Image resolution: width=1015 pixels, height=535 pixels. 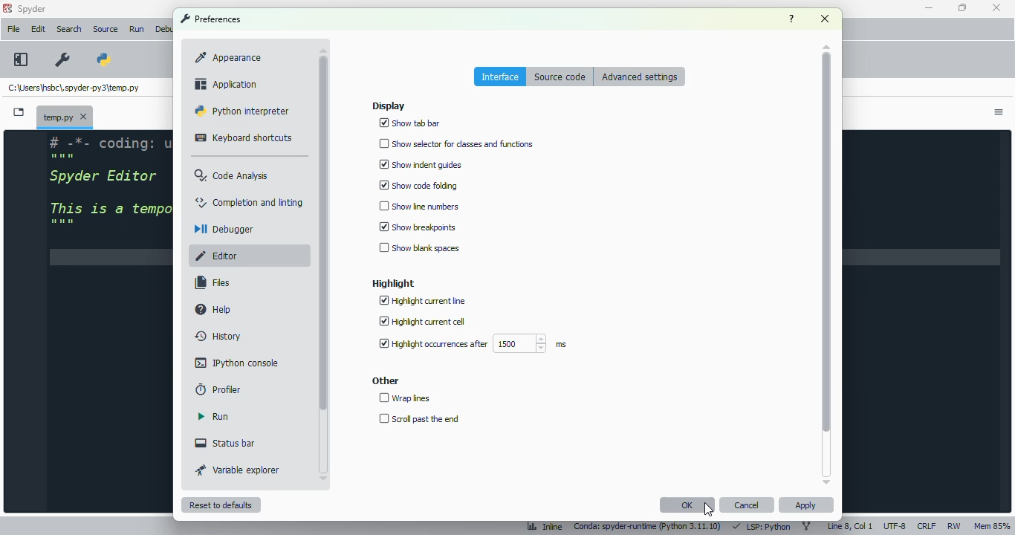 What do you see at coordinates (321, 235) in the screenshot?
I see `scrollbar` at bounding box center [321, 235].